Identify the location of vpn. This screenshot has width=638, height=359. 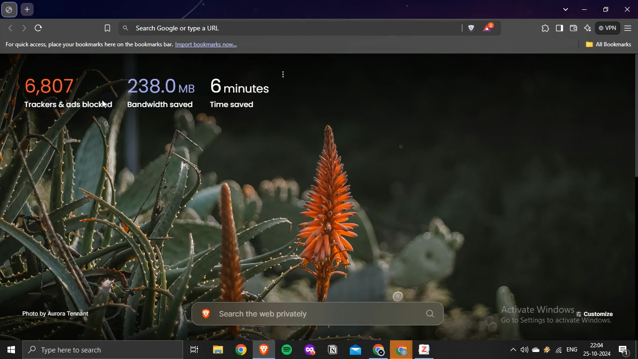
(608, 28).